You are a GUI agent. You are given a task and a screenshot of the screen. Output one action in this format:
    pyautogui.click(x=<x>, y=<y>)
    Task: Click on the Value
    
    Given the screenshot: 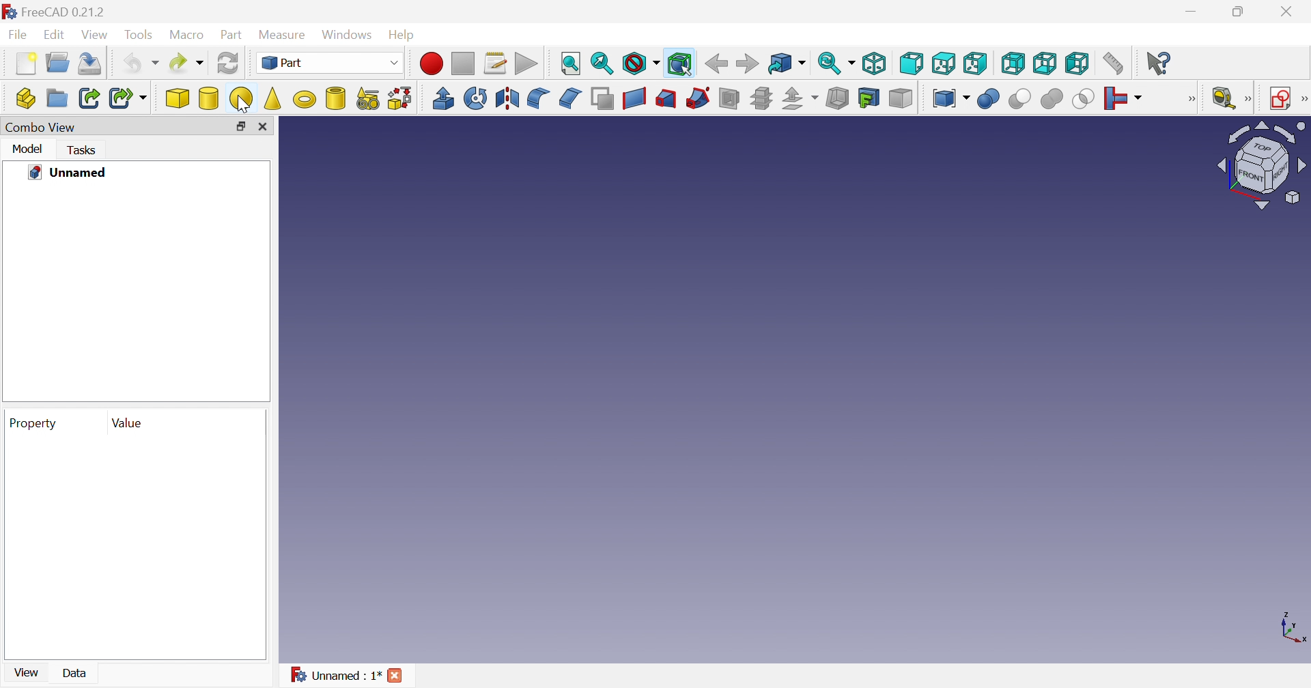 What is the action you would take?
    pyautogui.click(x=126, y=421)
    